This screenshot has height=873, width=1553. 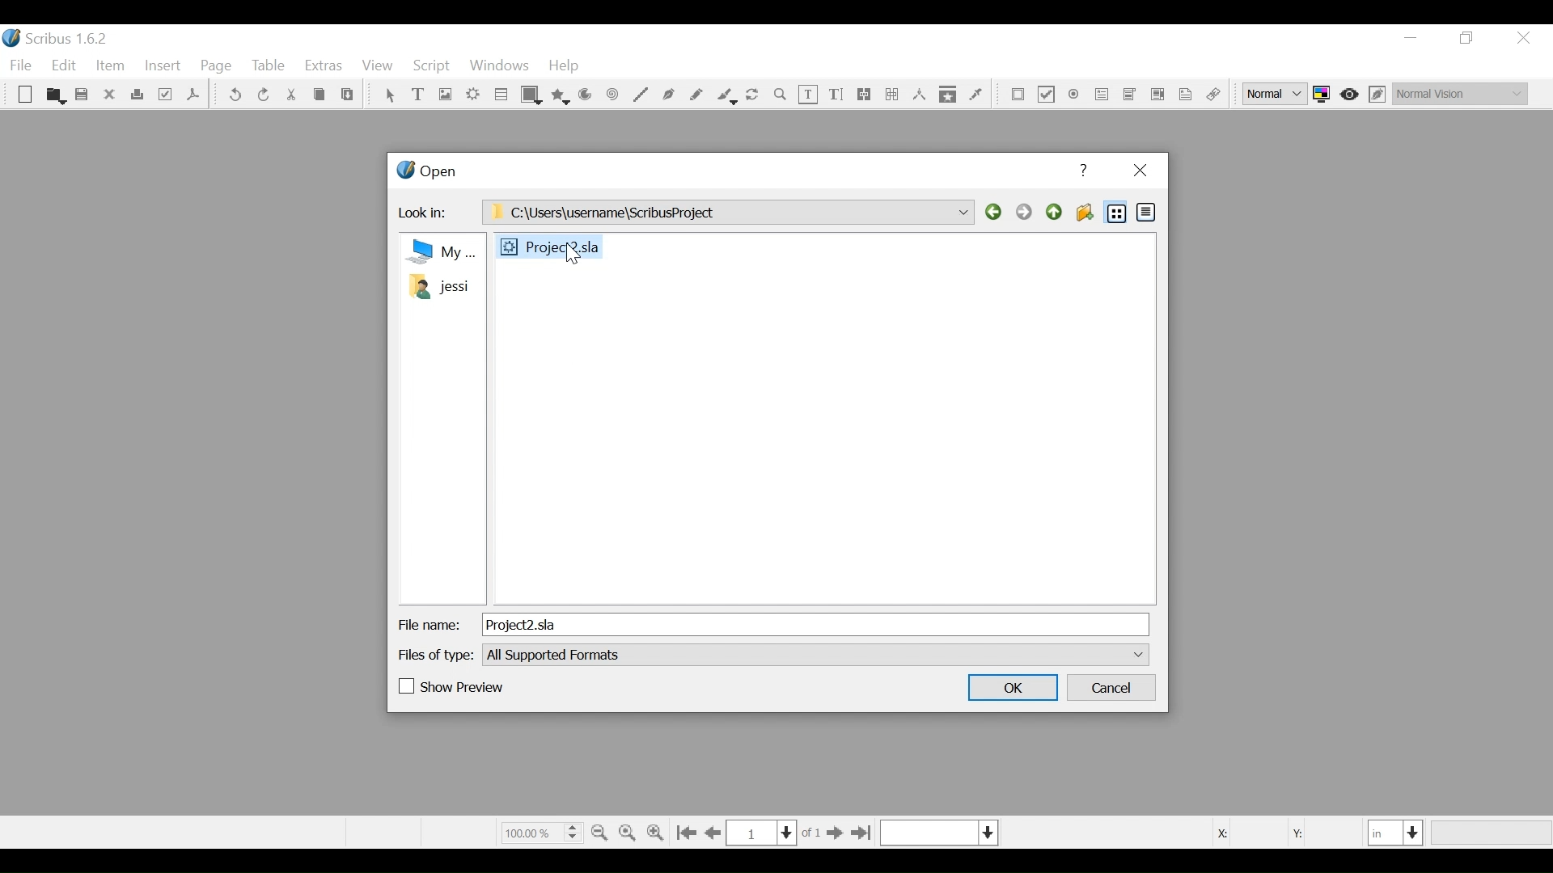 What do you see at coordinates (438, 286) in the screenshot?
I see `Folder` at bounding box center [438, 286].